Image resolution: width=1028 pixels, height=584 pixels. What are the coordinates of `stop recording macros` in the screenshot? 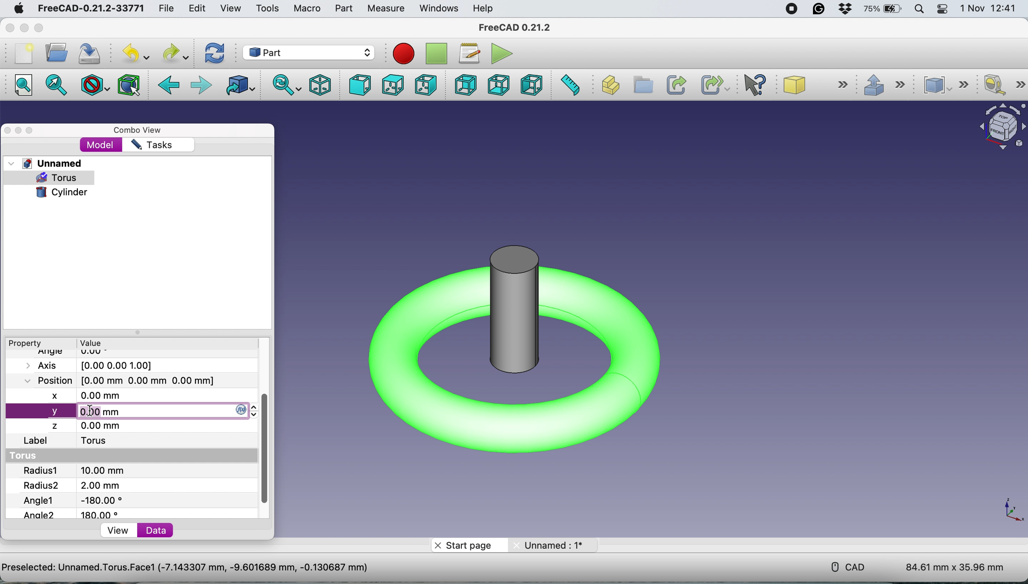 It's located at (437, 54).